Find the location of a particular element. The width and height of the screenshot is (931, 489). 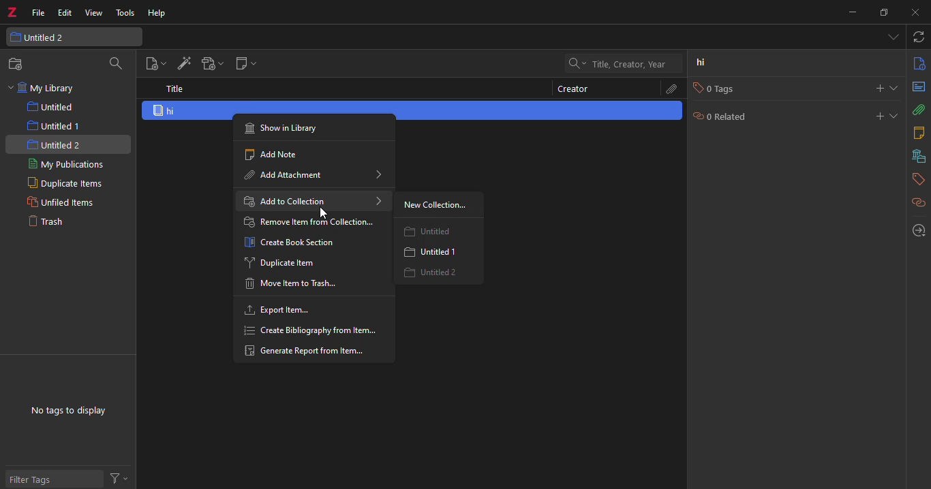

info is located at coordinates (916, 64).